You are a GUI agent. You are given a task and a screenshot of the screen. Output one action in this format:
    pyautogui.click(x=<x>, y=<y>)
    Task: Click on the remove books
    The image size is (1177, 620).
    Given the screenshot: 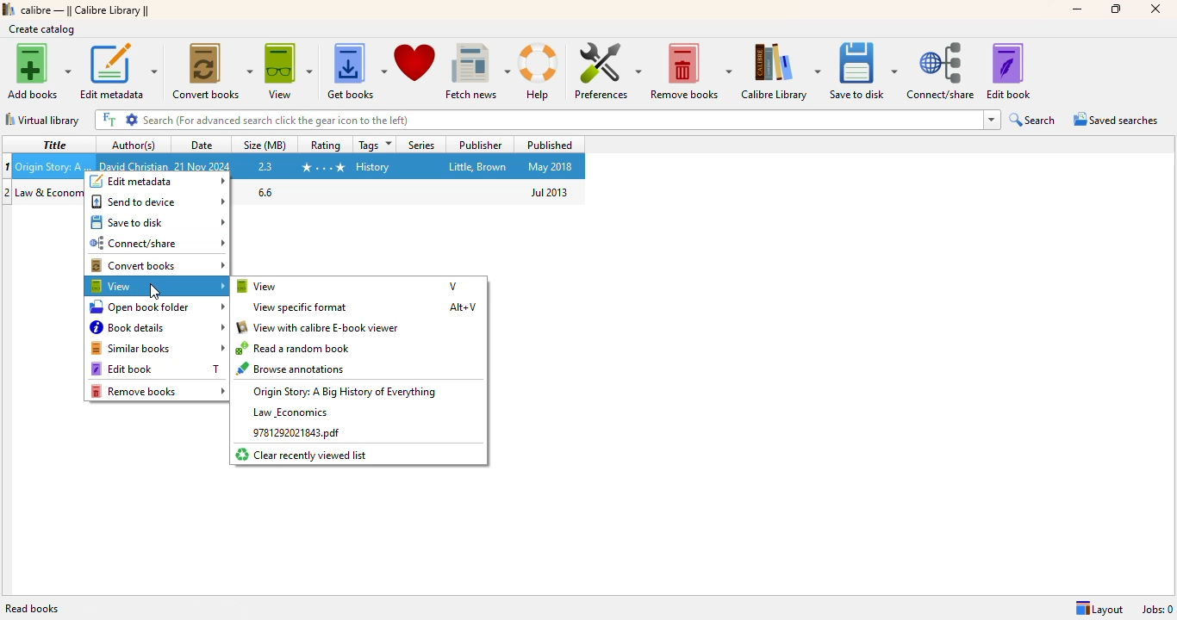 What is the action you would take?
    pyautogui.click(x=690, y=71)
    